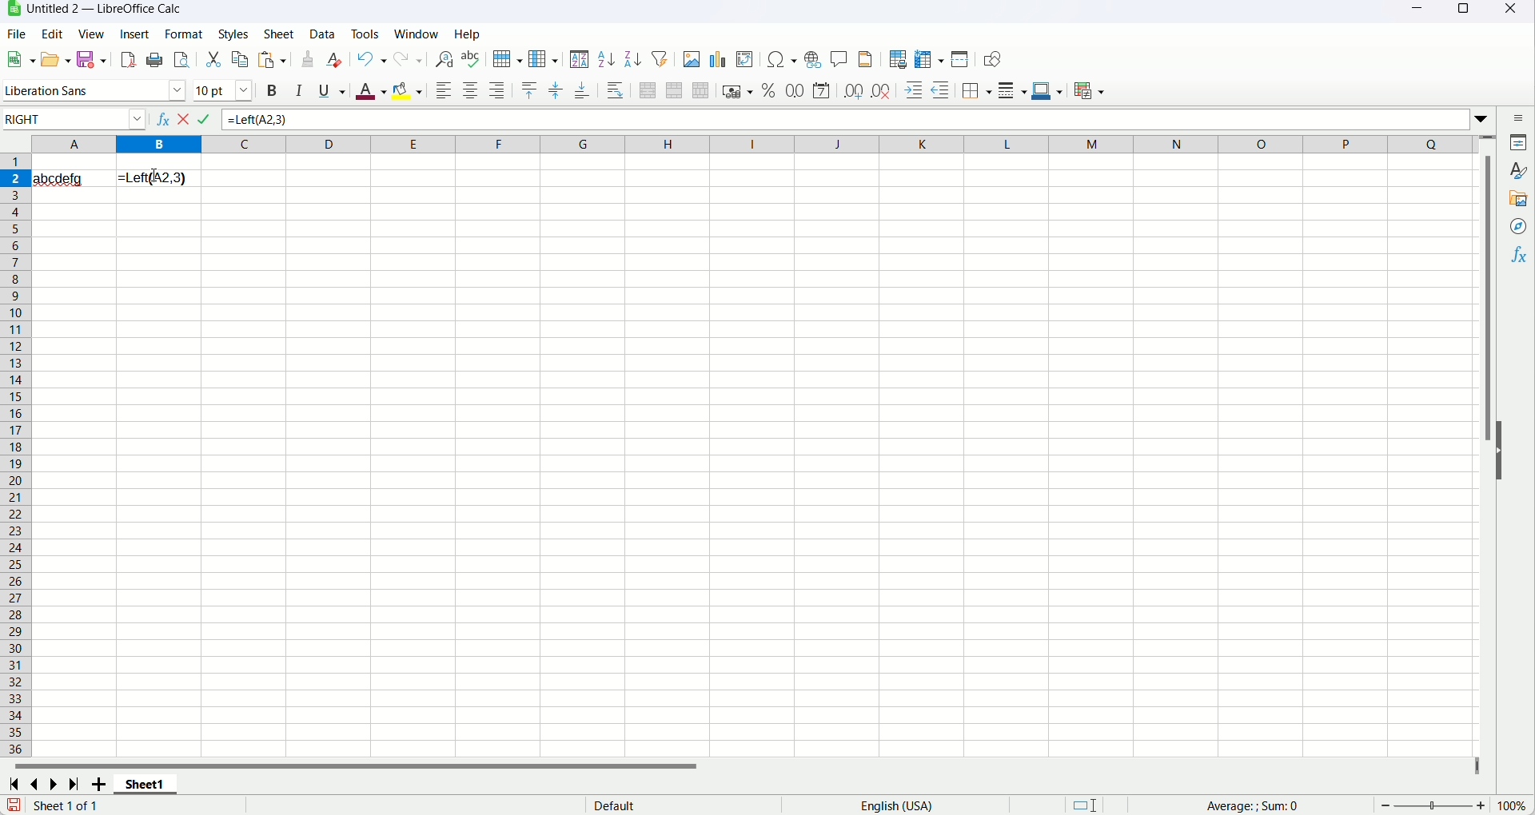 This screenshot has width=1535, height=815. I want to click on find and replace, so click(445, 59).